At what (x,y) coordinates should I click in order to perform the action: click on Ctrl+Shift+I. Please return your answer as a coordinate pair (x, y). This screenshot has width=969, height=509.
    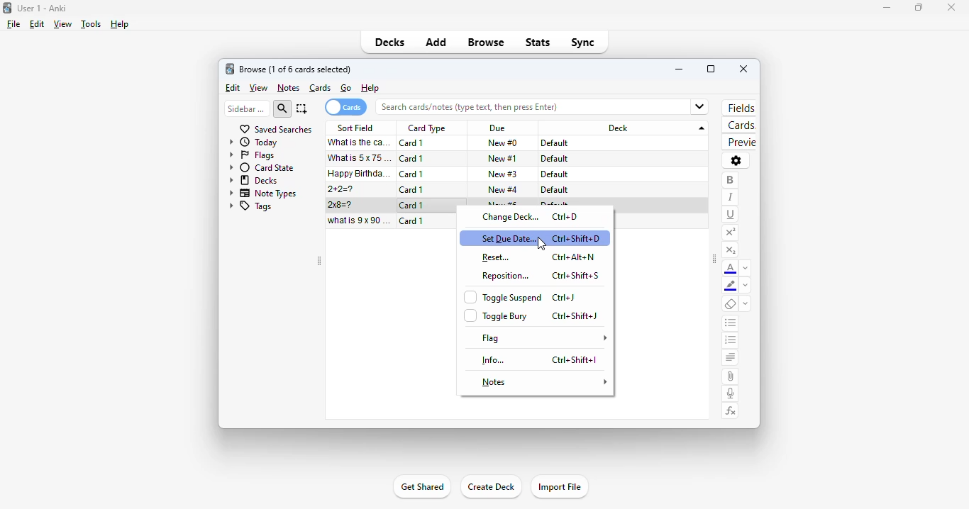
    Looking at the image, I should click on (574, 359).